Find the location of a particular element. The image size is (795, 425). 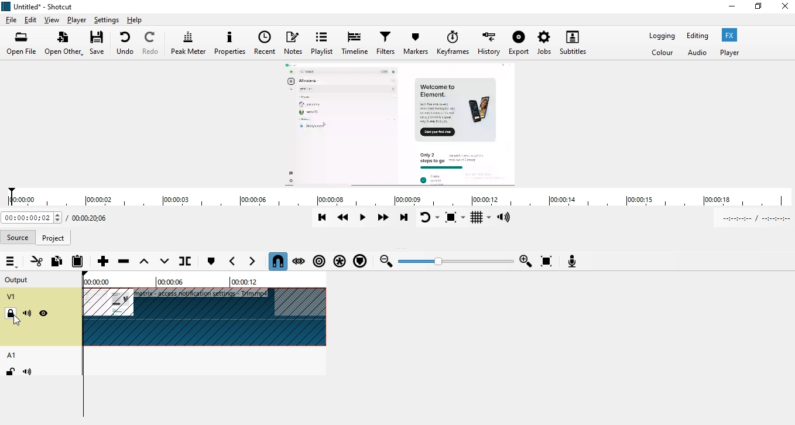

Toggle play or pause is located at coordinates (364, 218).